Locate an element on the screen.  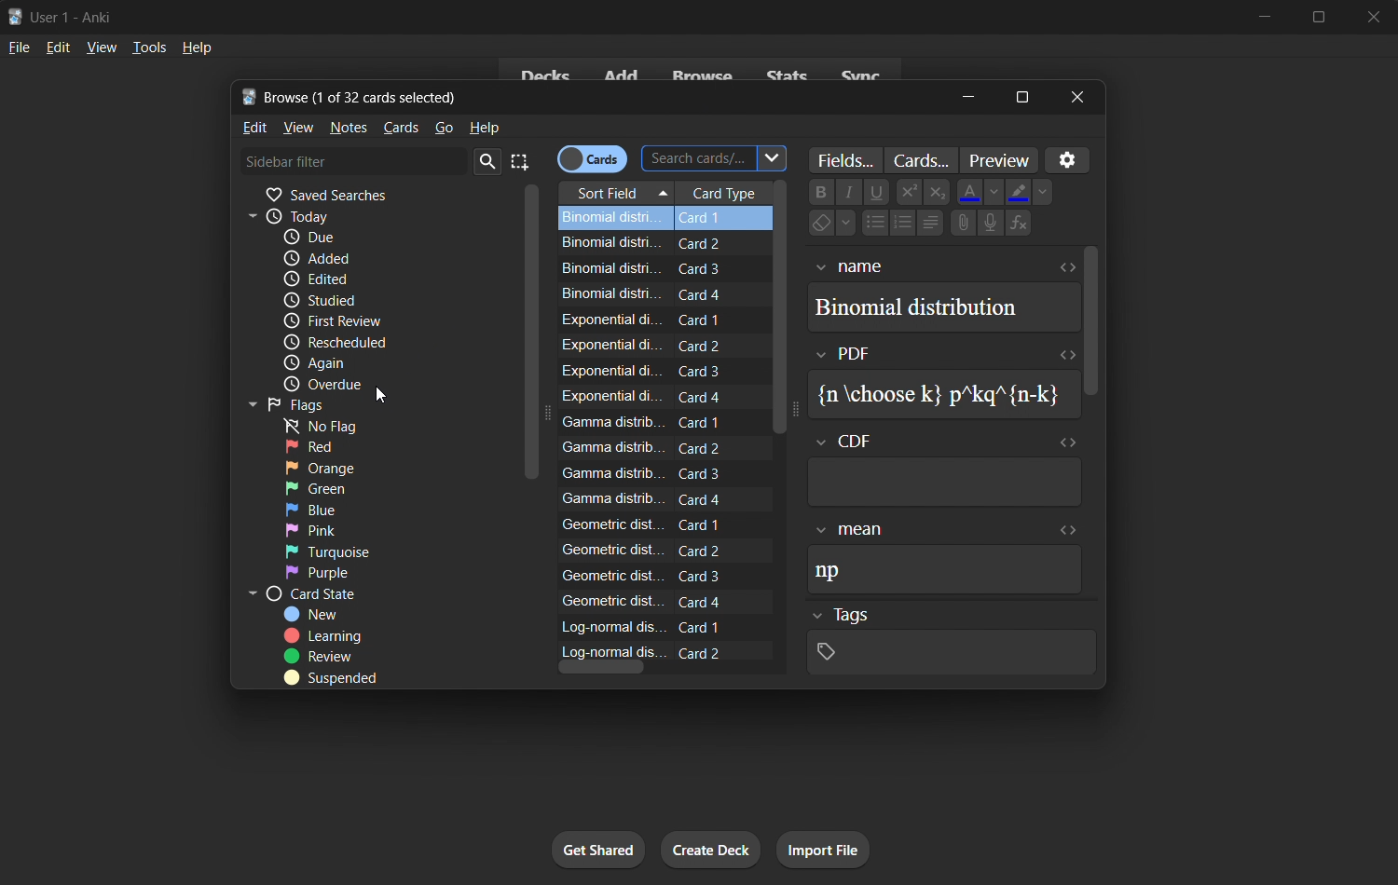
expand is located at coordinates (1067, 528).